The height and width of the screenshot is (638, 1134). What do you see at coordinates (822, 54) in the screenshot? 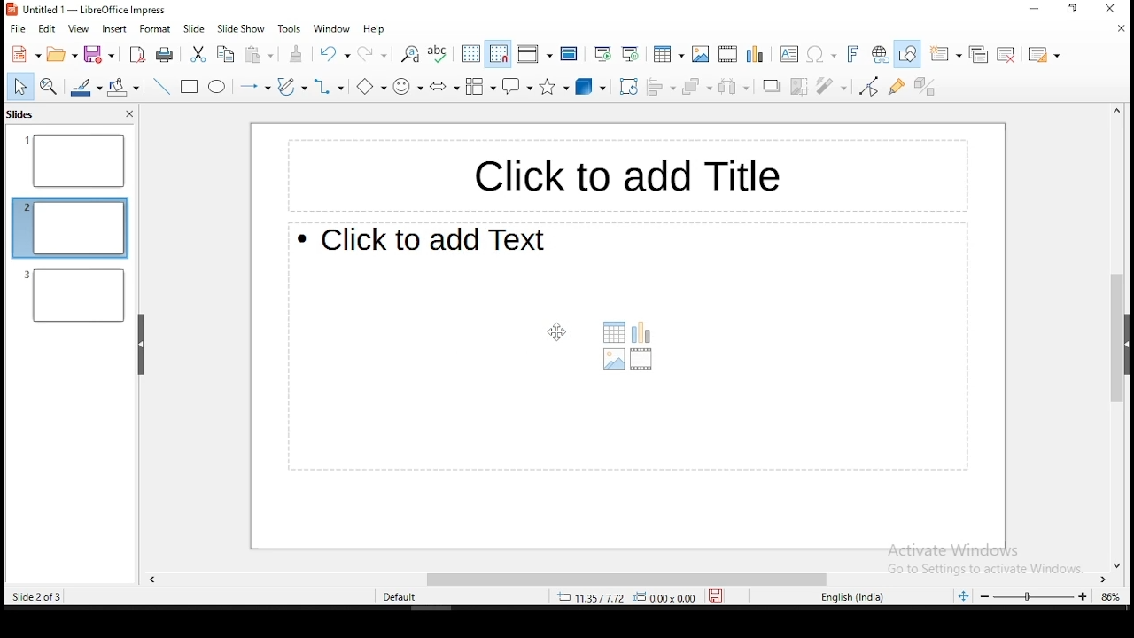
I see `insert special characters` at bounding box center [822, 54].